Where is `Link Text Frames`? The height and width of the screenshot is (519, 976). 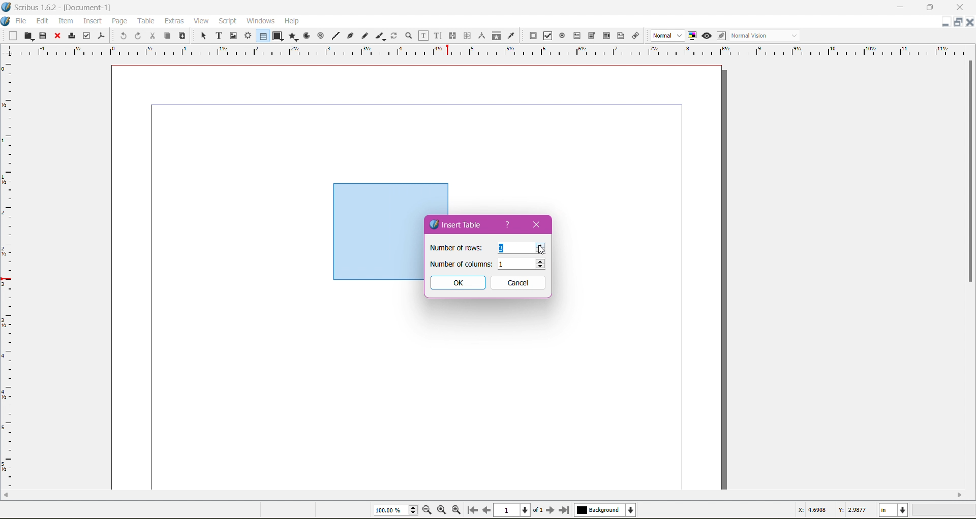
Link Text Frames is located at coordinates (451, 36).